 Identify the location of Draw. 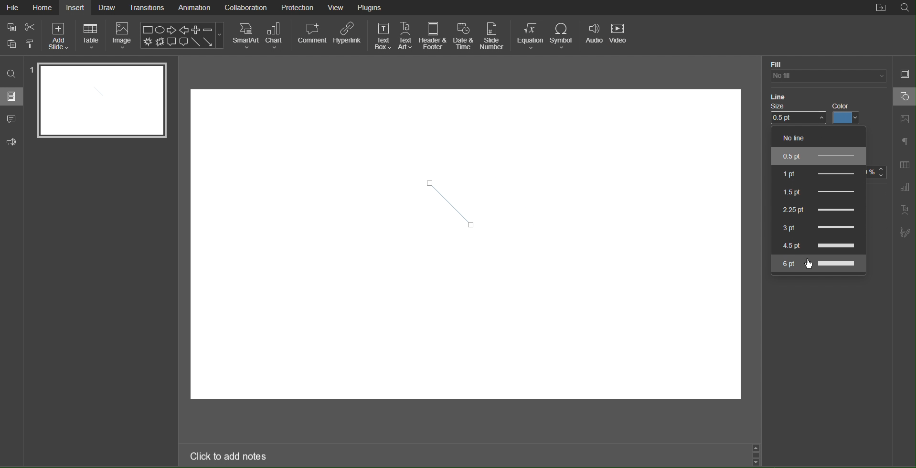
(107, 8).